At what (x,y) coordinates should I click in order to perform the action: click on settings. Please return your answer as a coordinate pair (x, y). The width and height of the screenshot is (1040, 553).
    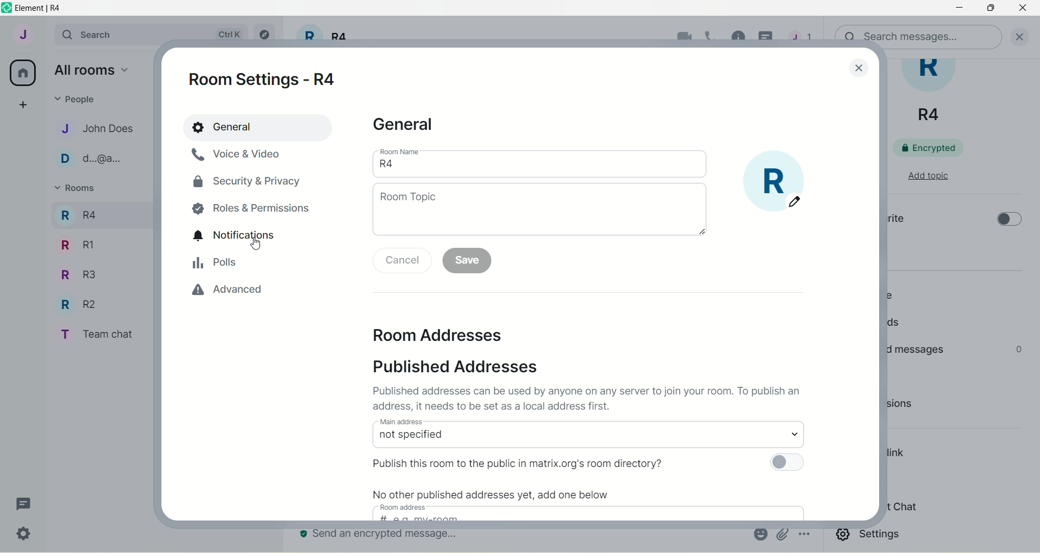
    Looking at the image, I should click on (25, 536).